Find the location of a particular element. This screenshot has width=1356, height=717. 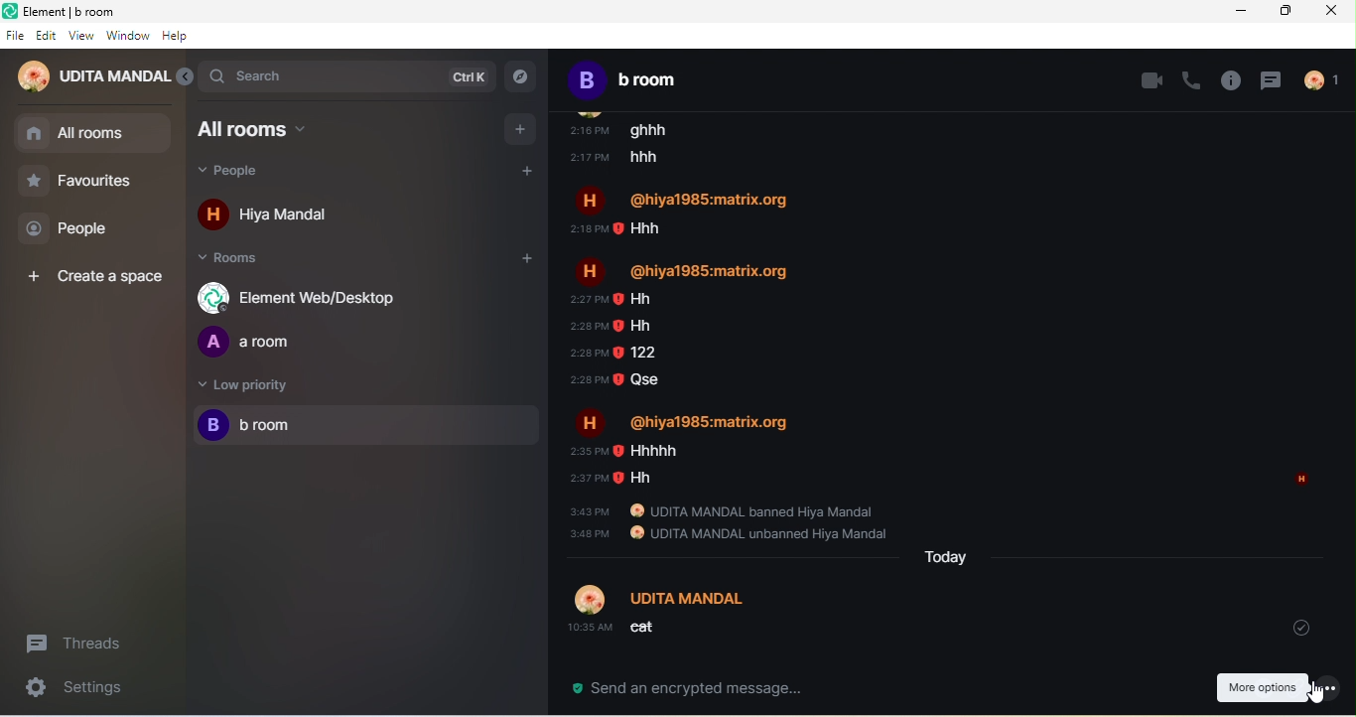

collapse is located at coordinates (186, 79).